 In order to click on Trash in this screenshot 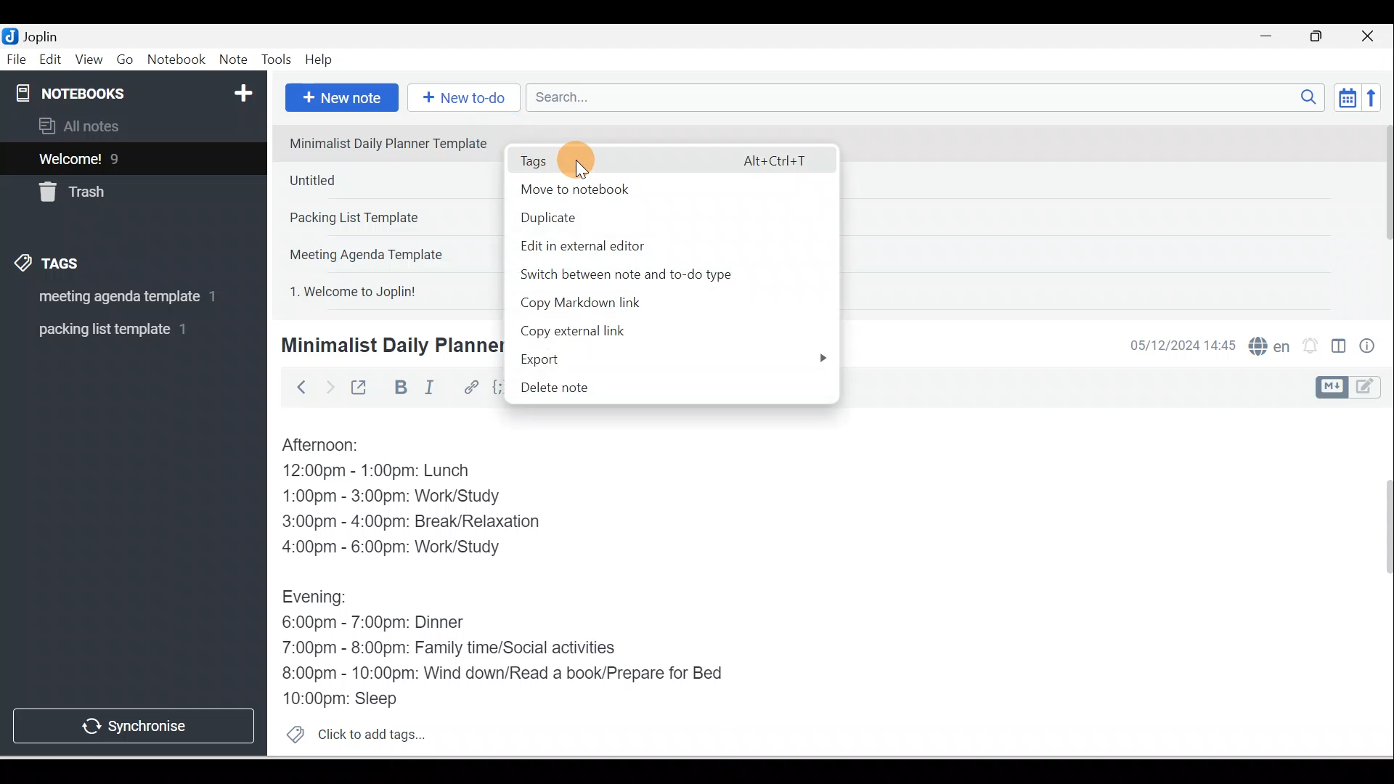, I will do `click(107, 188)`.